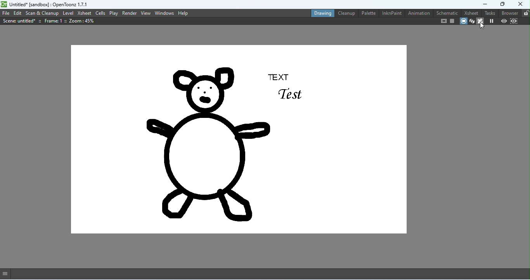 This screenshot has height=280, width=530. I want to click on scene details, so click(48, 21).